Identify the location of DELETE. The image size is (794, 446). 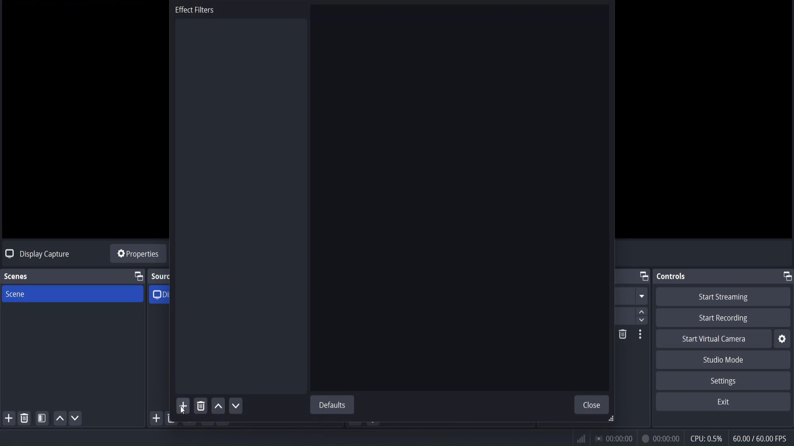
(621, 335).